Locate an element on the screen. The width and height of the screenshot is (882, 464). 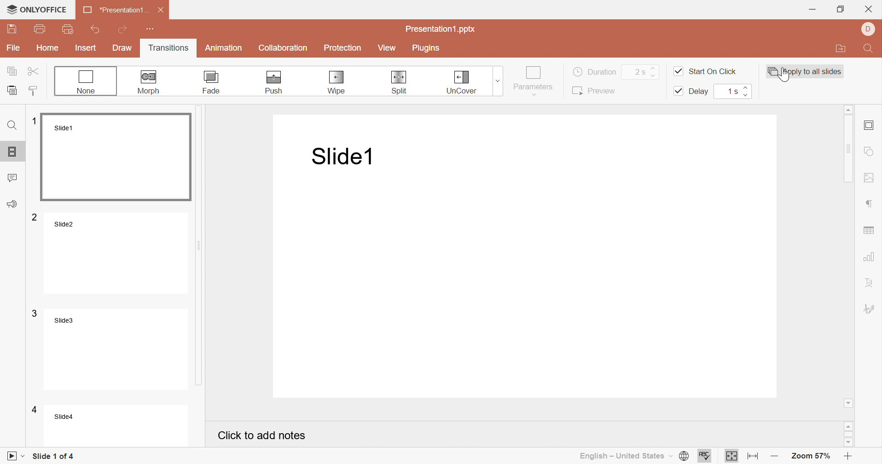
Restore down is located at coordinates (840, 9).